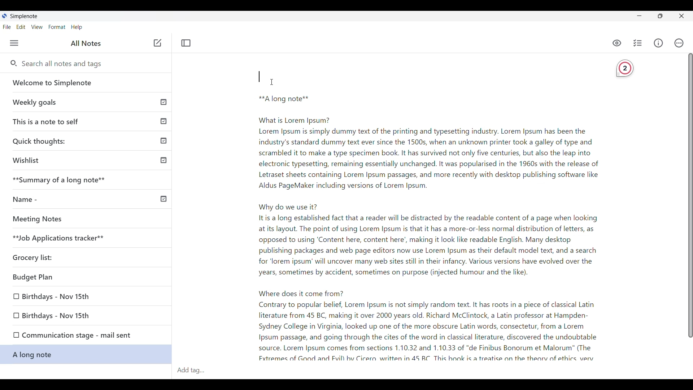 This screenshot has width=693, height=390. Describe the element at coordinates (640, 16) in the screenshot. I see `Minimize` at that location.